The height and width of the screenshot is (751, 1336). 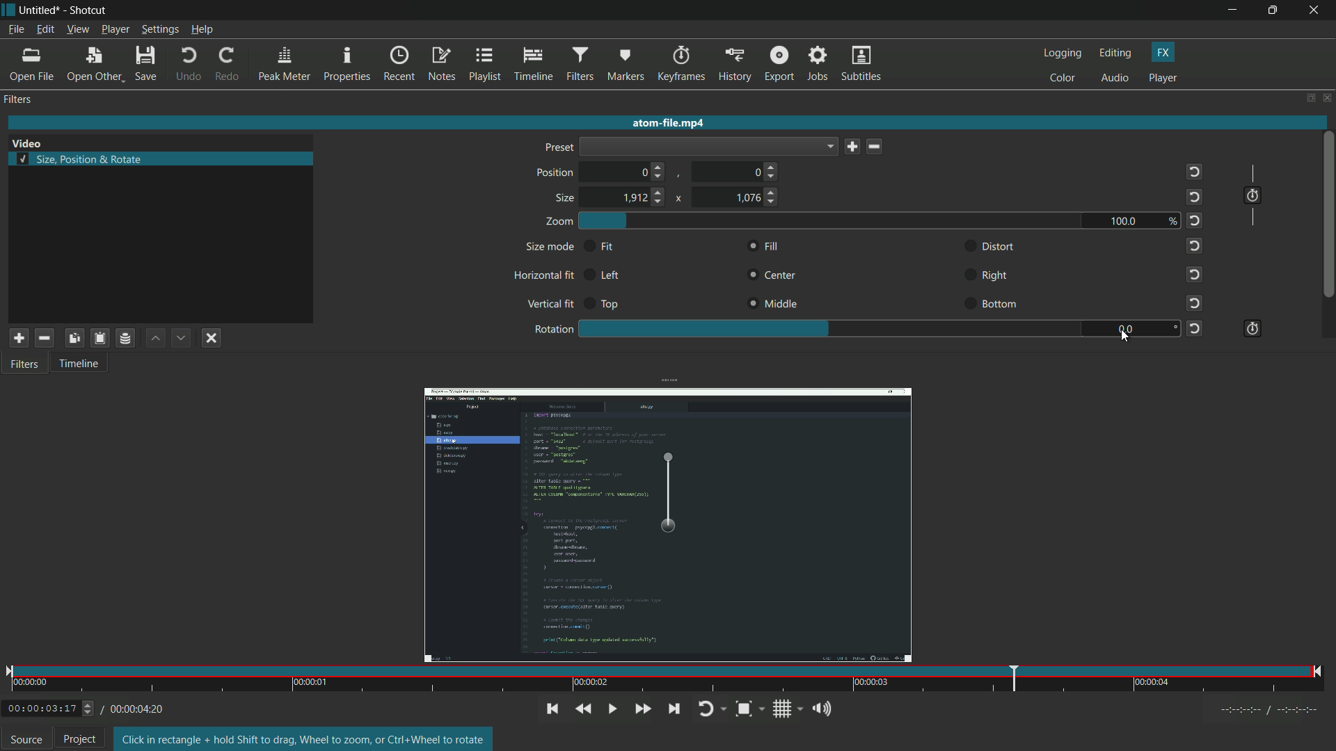 I want to click on fx, so click(x=1164, y=51).